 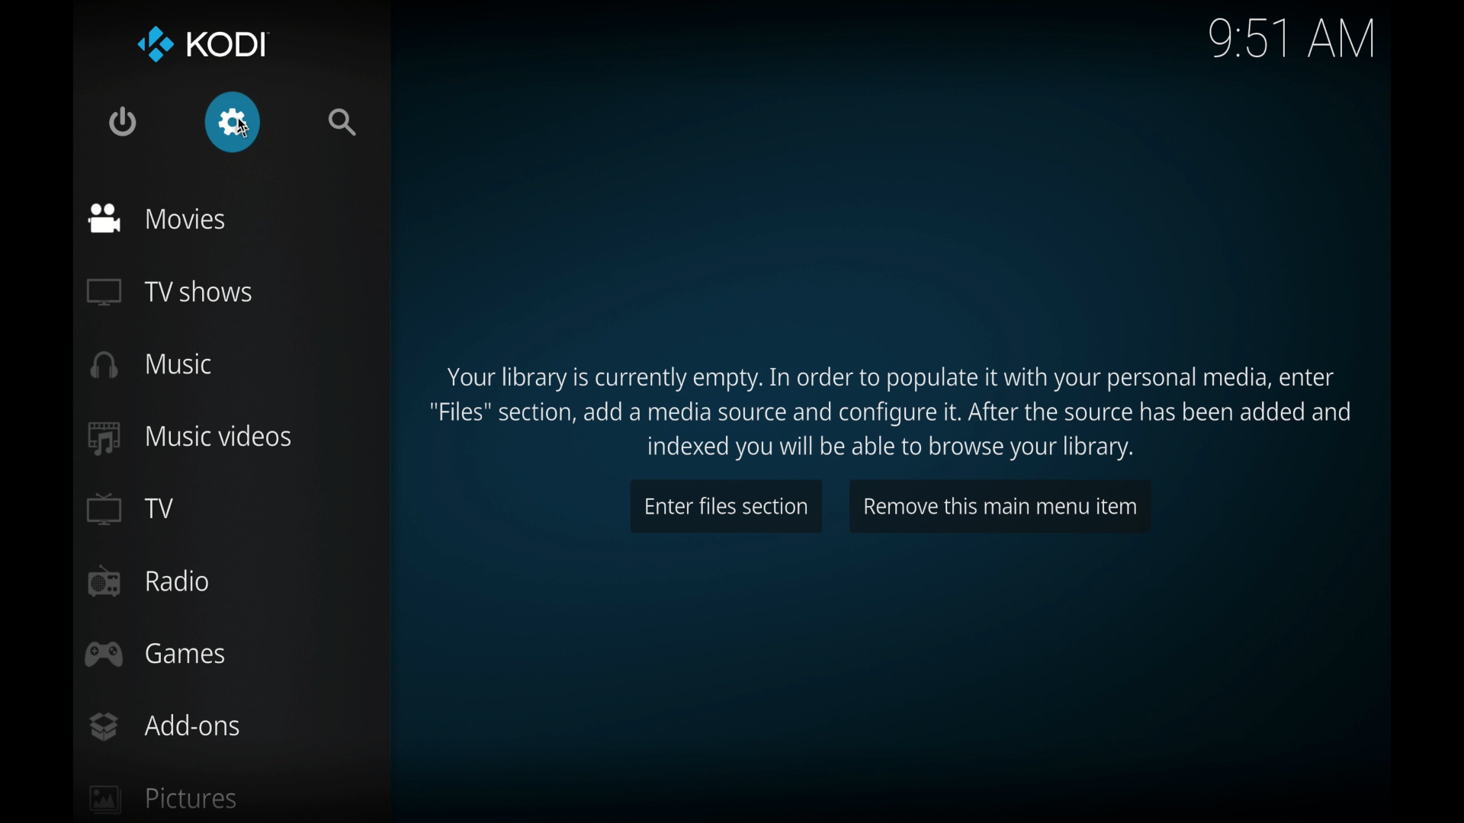 I want to click on search, so click(x=345, y=122).